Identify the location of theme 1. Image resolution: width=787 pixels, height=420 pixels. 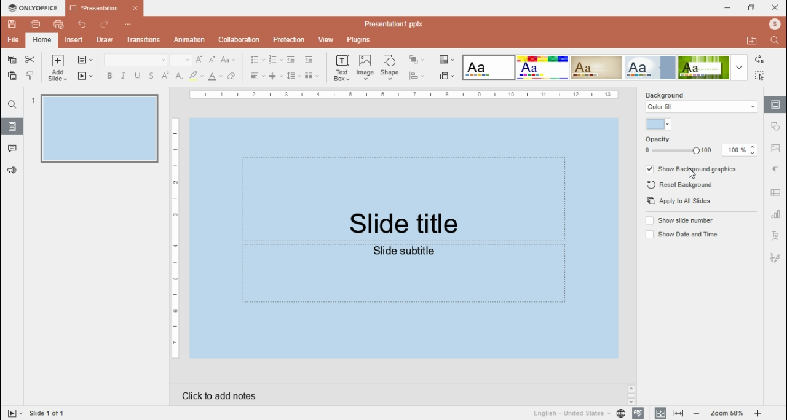
(487, 68).